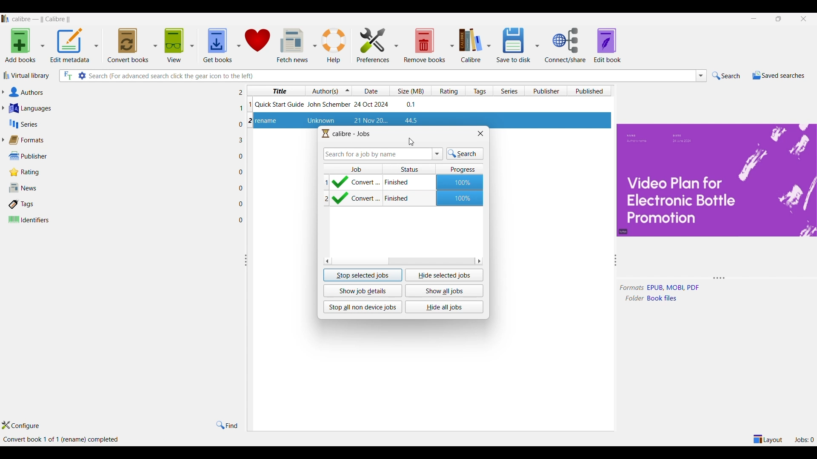 Image resolution: width=817 pixels, height=459 pixels. I want to click on File highlighted after selection, so click(430, 119).